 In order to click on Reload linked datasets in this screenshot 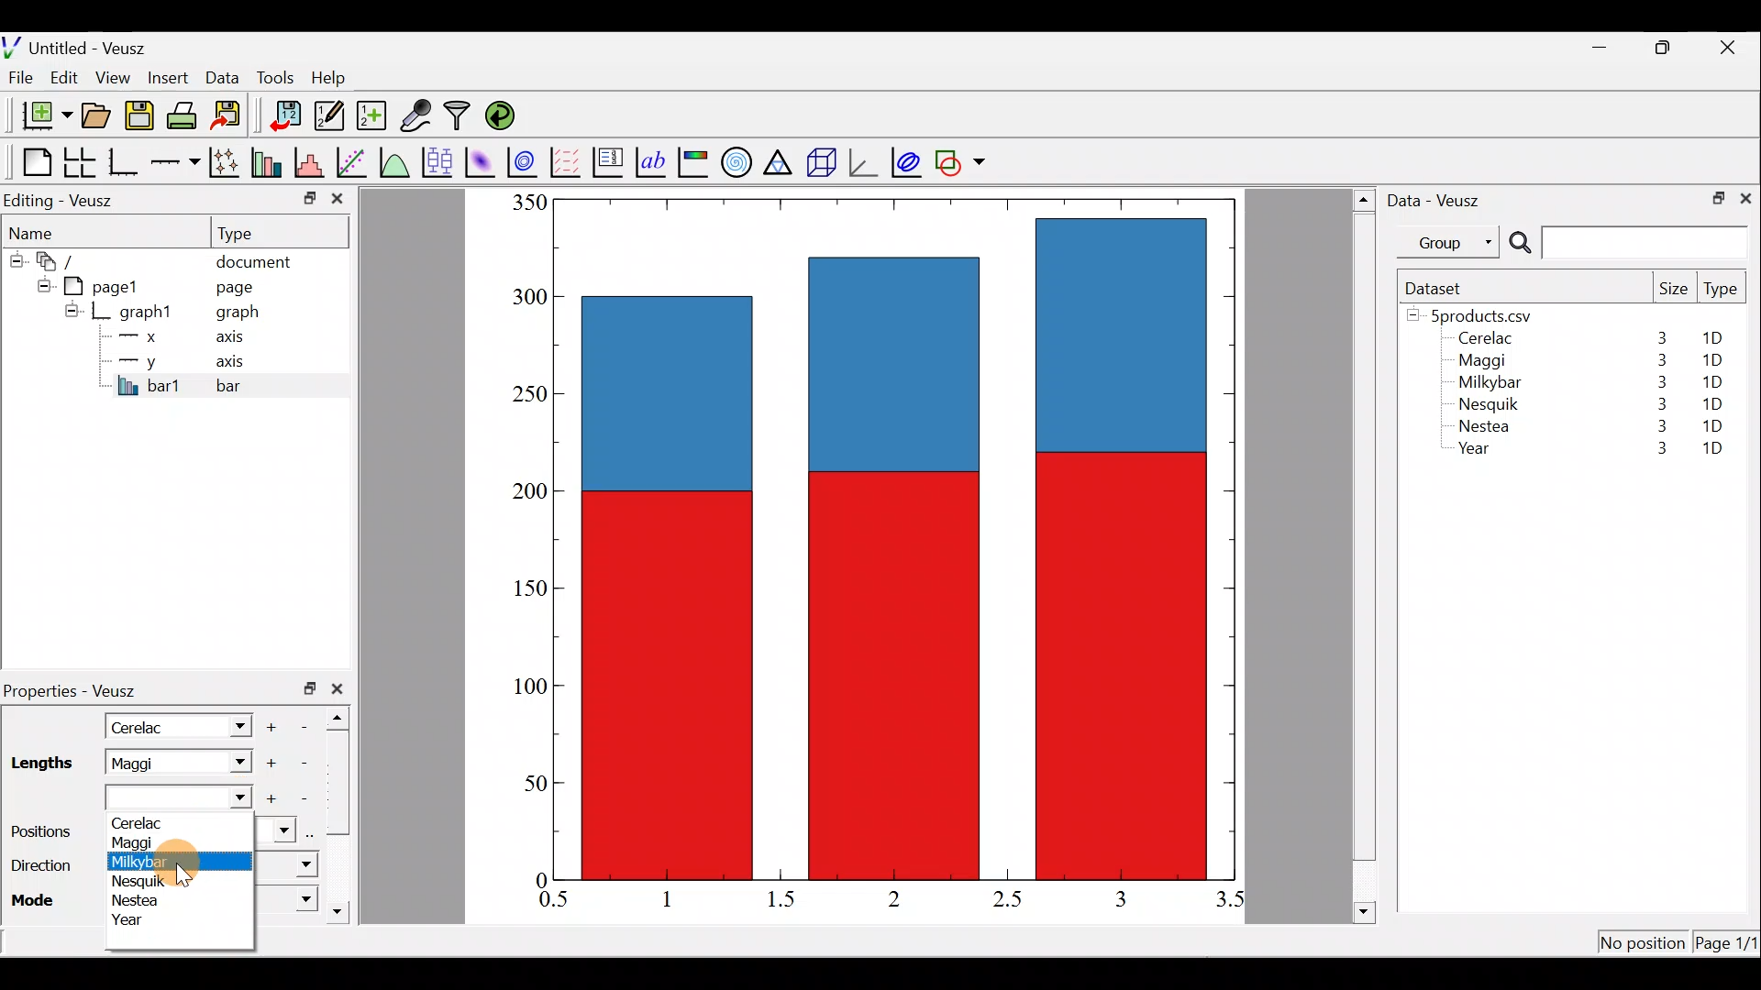, I will do `click(504, 115)`.